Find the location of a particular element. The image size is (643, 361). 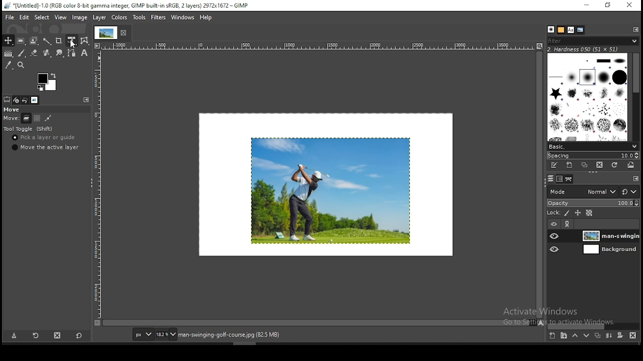

text tool is located at coordinates (84, 54).